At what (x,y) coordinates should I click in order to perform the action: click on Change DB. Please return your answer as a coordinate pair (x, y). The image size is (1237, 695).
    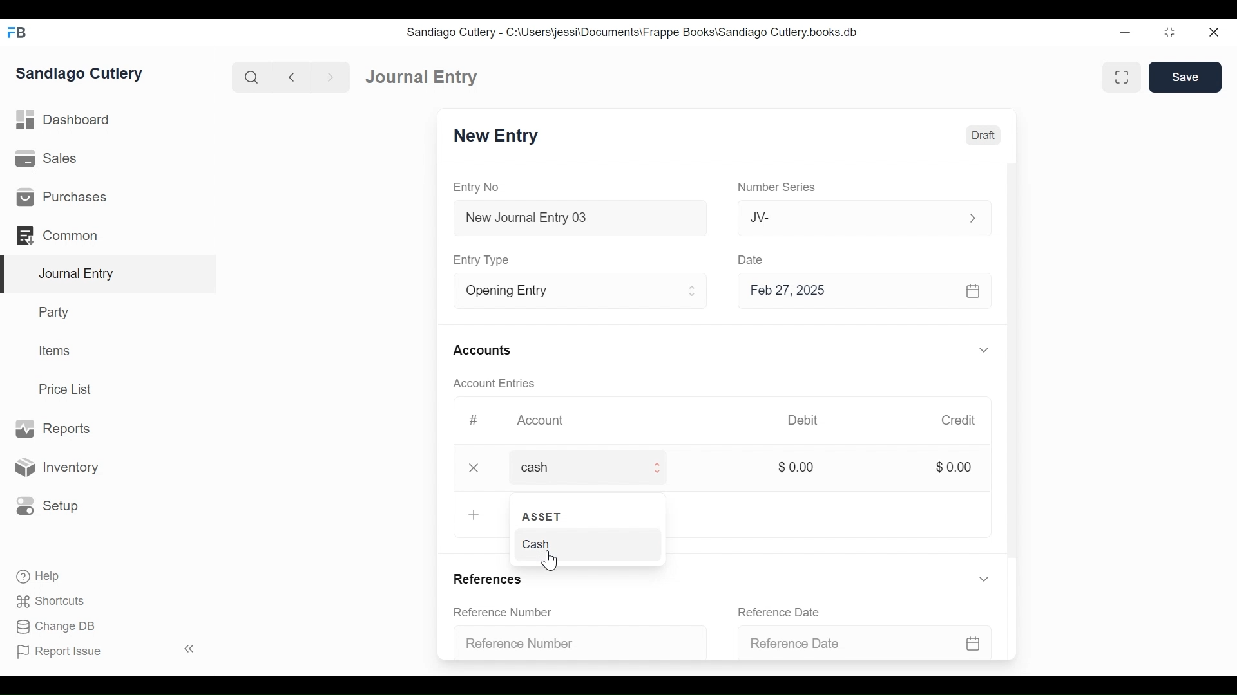
    Looking at the image, I should click on (55, 627).